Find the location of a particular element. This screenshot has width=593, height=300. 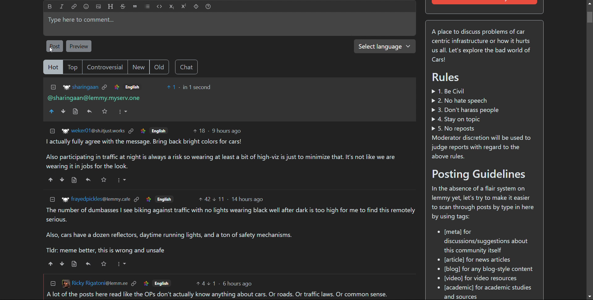

More is located at coordinates (121, 264).